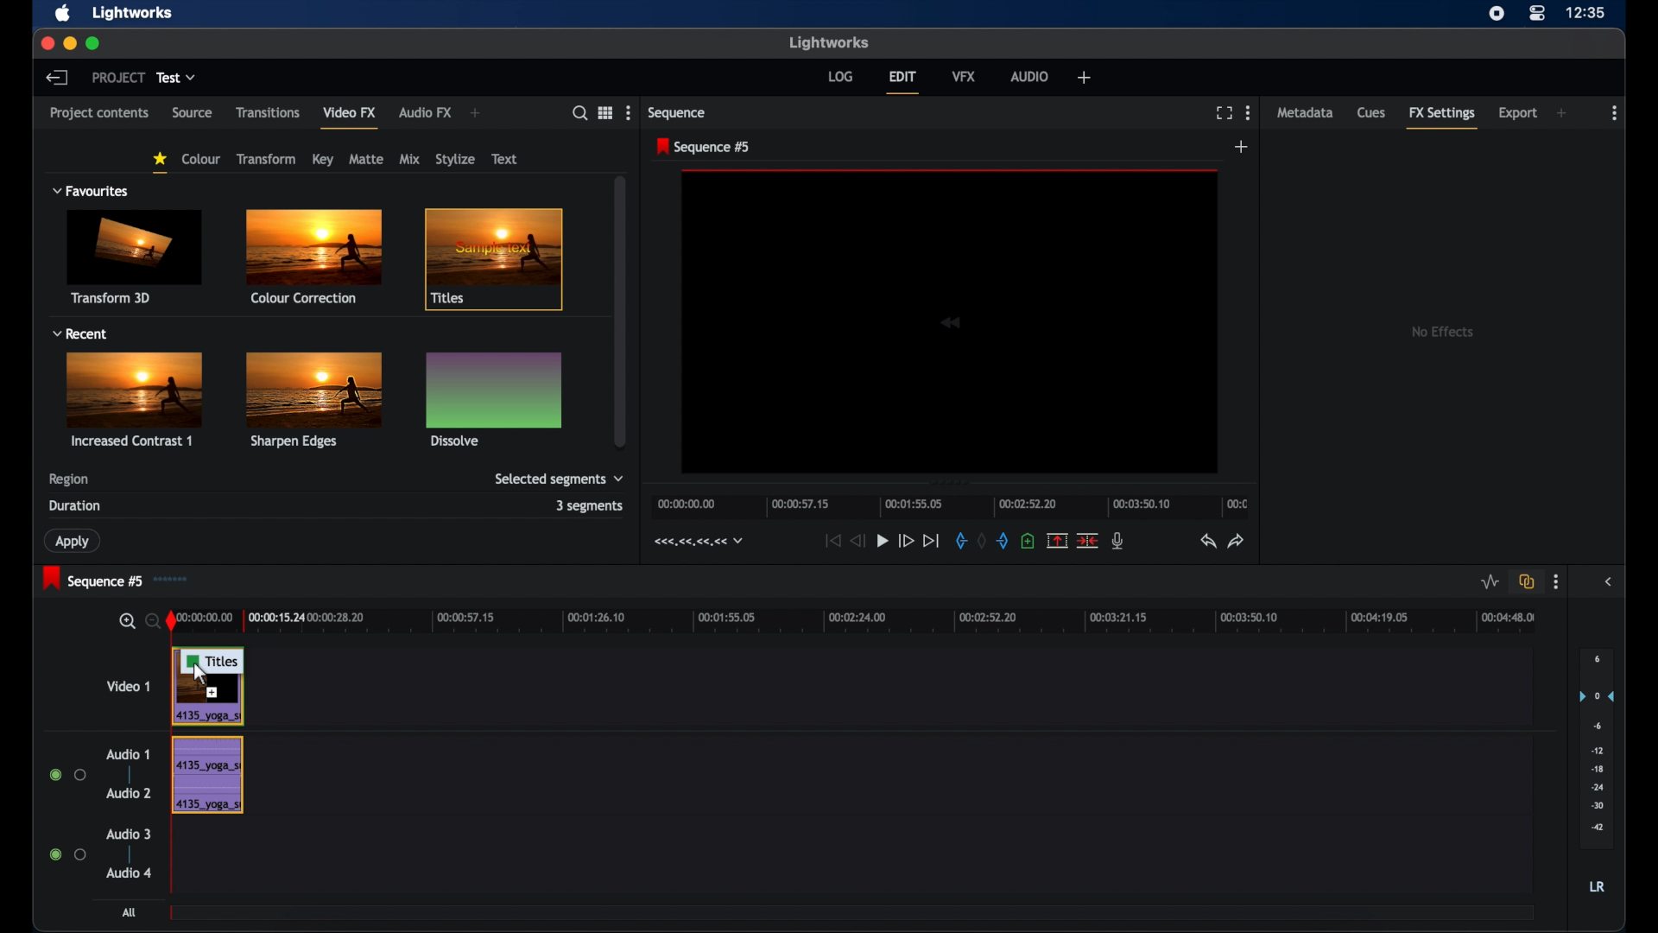 This screenshot has height=933, width=1658. What do you see at coordinates (840, 77) in the screenshot?
I see `log` at bounding box center [840, 77].